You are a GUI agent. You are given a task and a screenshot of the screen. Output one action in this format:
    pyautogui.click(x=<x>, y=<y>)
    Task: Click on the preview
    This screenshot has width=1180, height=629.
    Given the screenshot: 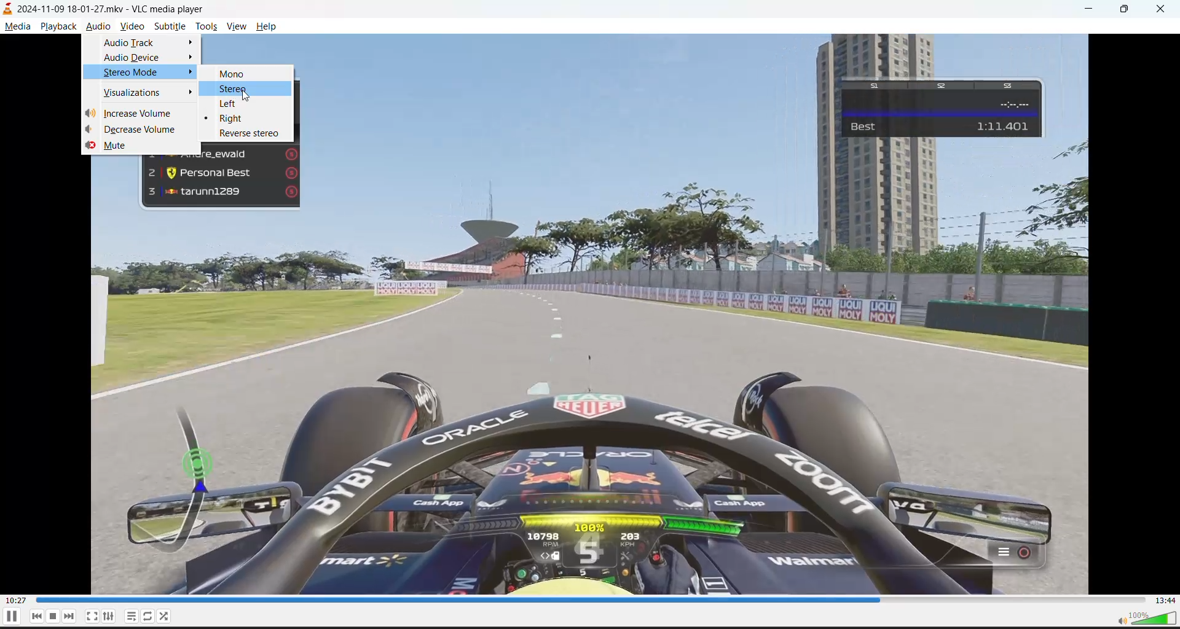 What is the action you would take?
    pyautogui.click(x=648, y=55)
    